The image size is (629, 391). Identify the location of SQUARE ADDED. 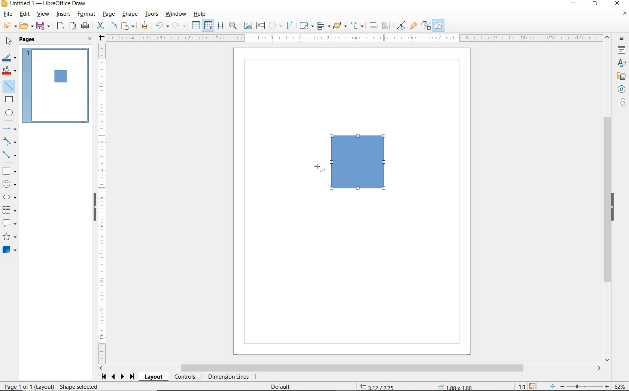
(60, 77).